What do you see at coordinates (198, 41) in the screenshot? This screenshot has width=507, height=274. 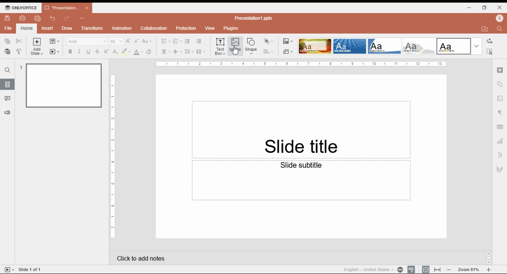 I see `decrease indent` at bounding box center [198, 41].